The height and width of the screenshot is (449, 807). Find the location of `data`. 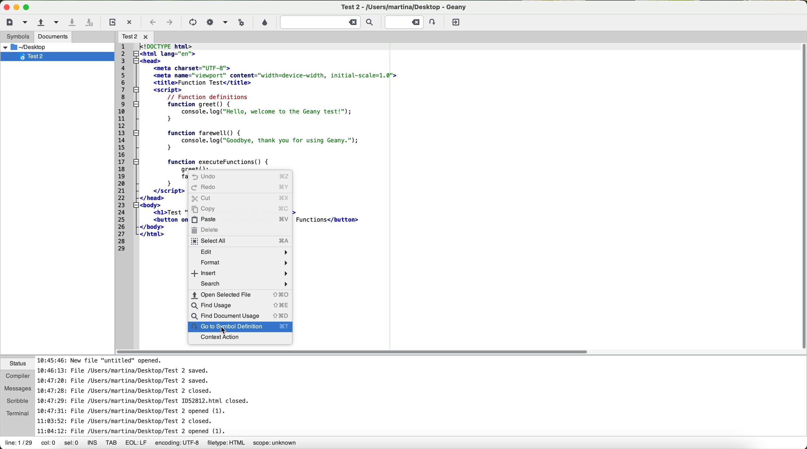

data is located at coordinates (152, 444).